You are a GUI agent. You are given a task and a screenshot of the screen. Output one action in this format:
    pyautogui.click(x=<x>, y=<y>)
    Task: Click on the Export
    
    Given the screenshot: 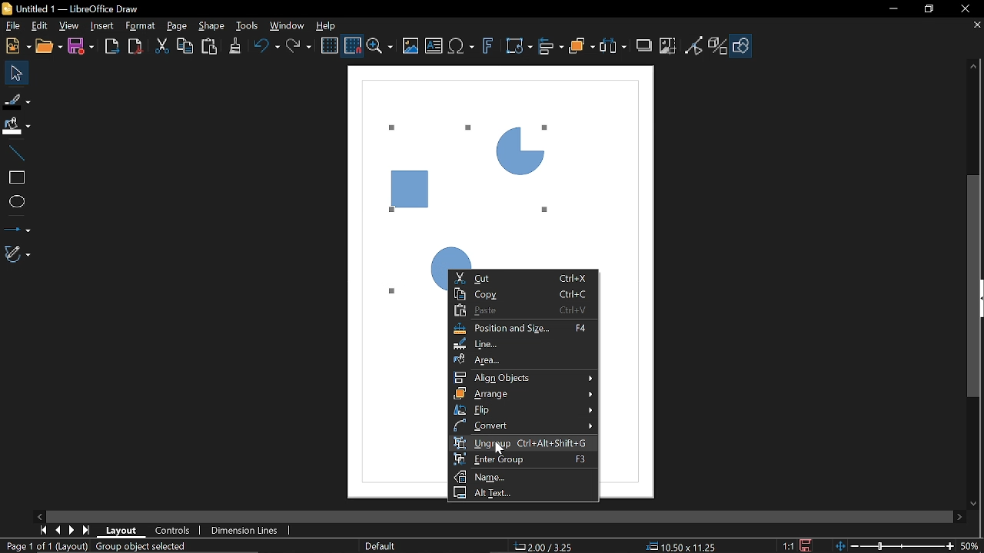 What is the action you would take?
    pyautogui.click(x=112, y=47)
    